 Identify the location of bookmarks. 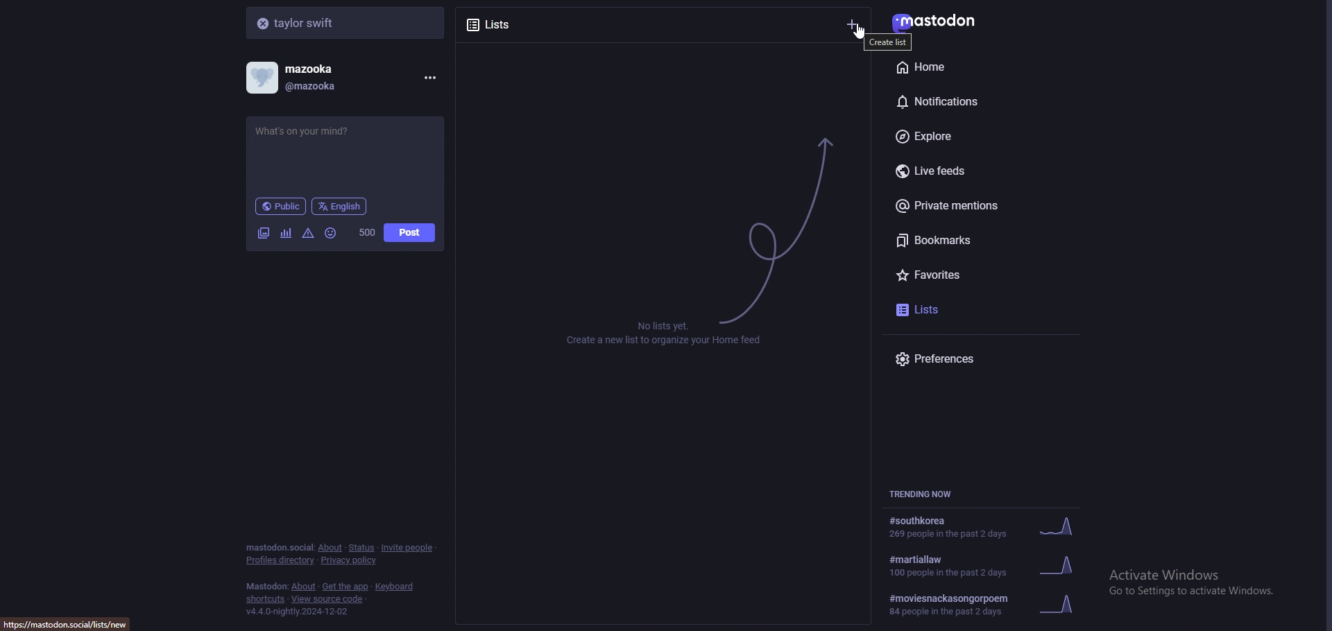
(984, 240).